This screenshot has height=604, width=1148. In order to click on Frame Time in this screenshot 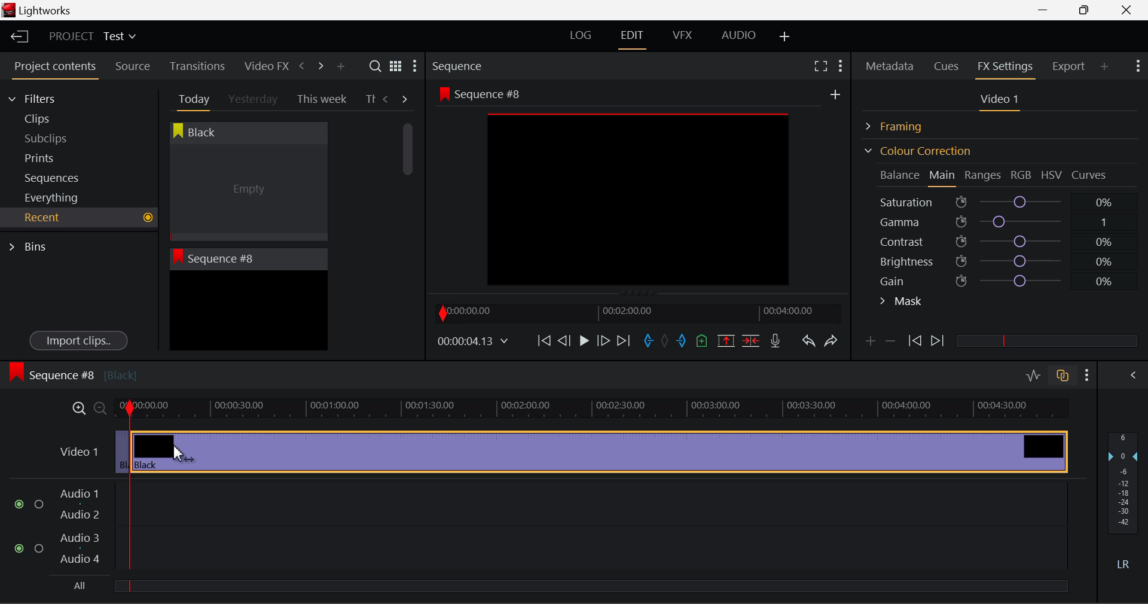, I will do `click(474, 342)`.